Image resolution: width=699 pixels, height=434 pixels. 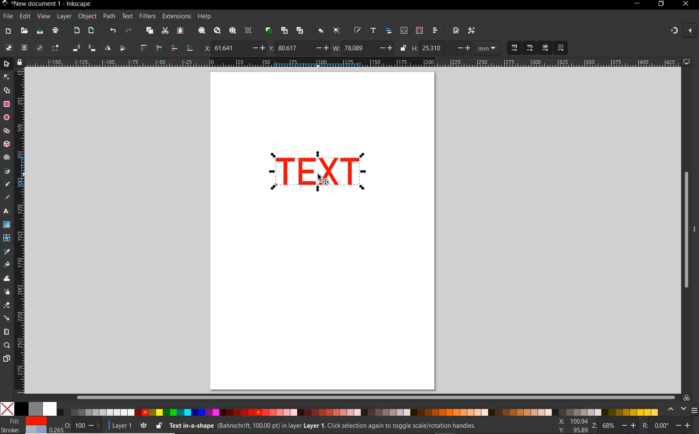 What do you see at coordinates (354, 63) in the screenshot?
I see `ruler` at bounding box center [354, 63].